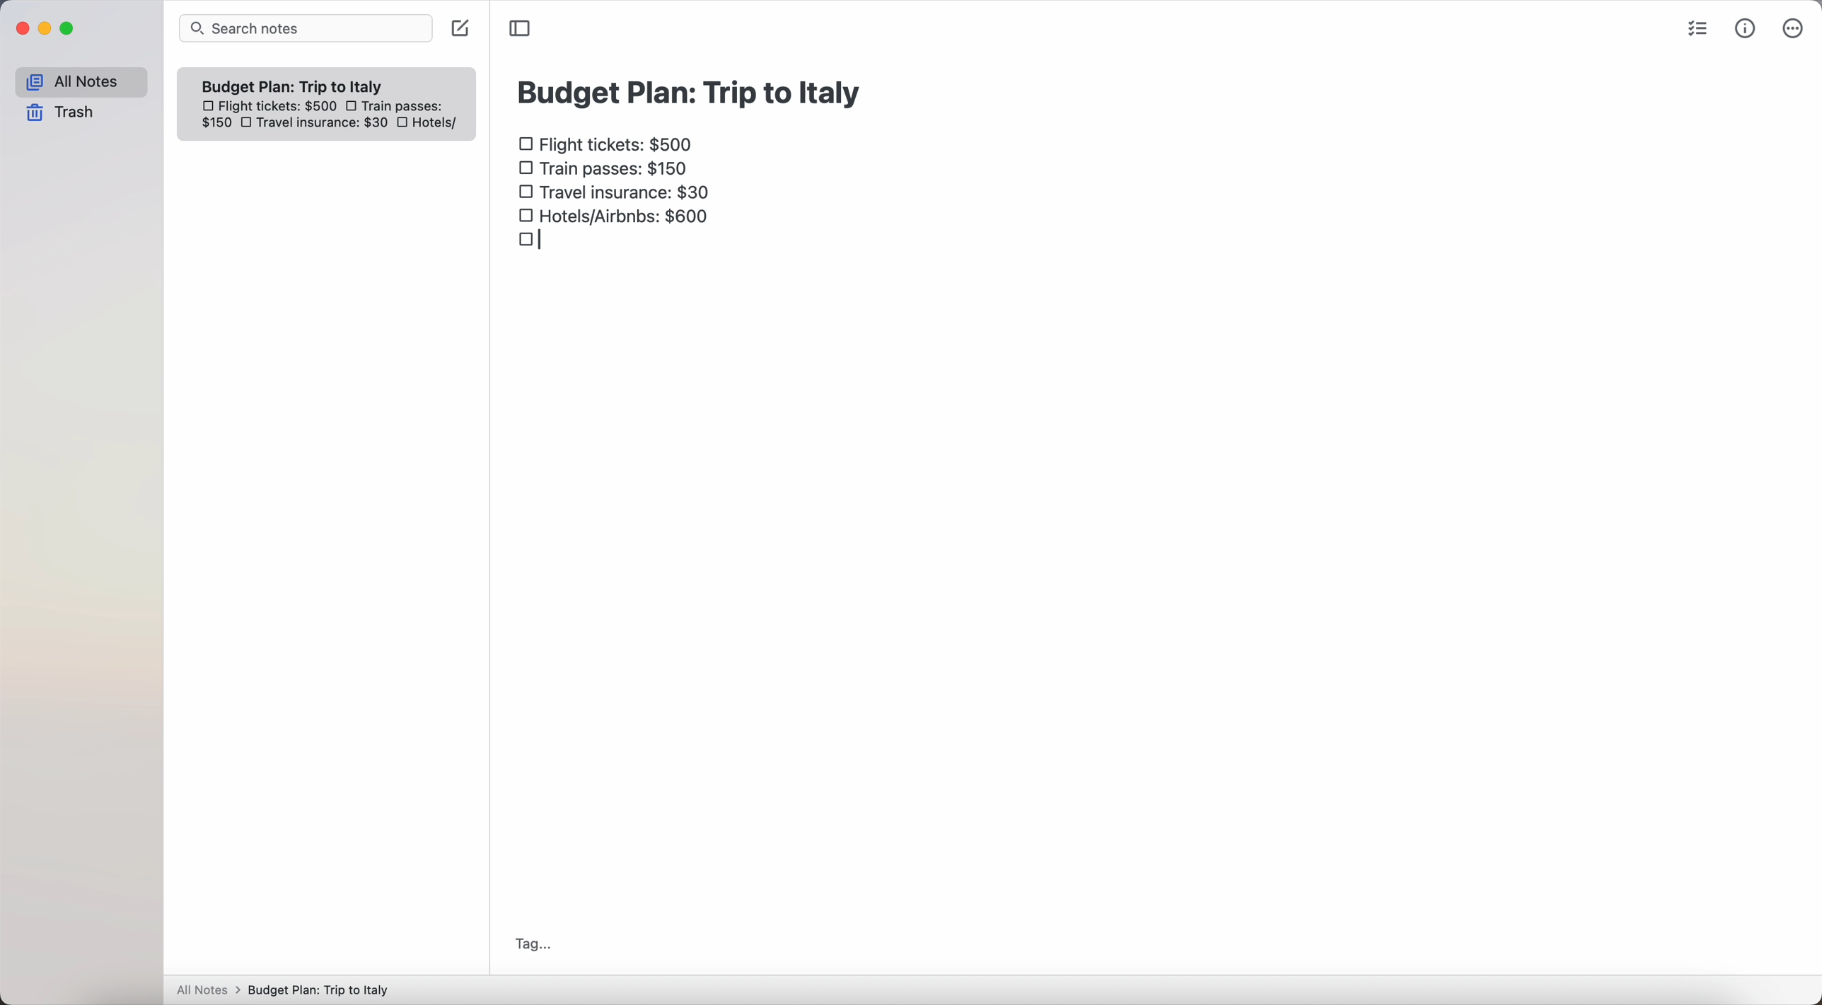 The image size is (1822, 1005). Describe the element at coordinates (215, 125) in the screenshot. I see `150` at that location.